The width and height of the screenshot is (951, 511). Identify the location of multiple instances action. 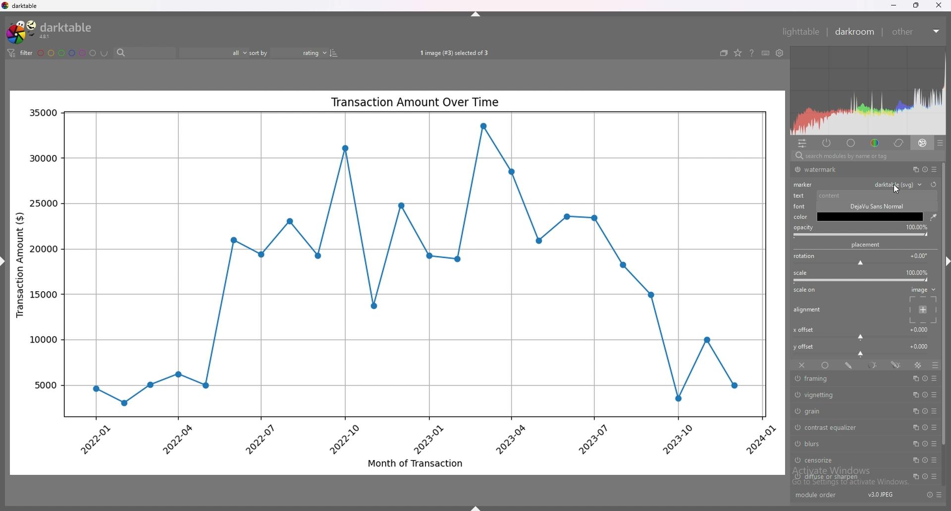
(915, 378).